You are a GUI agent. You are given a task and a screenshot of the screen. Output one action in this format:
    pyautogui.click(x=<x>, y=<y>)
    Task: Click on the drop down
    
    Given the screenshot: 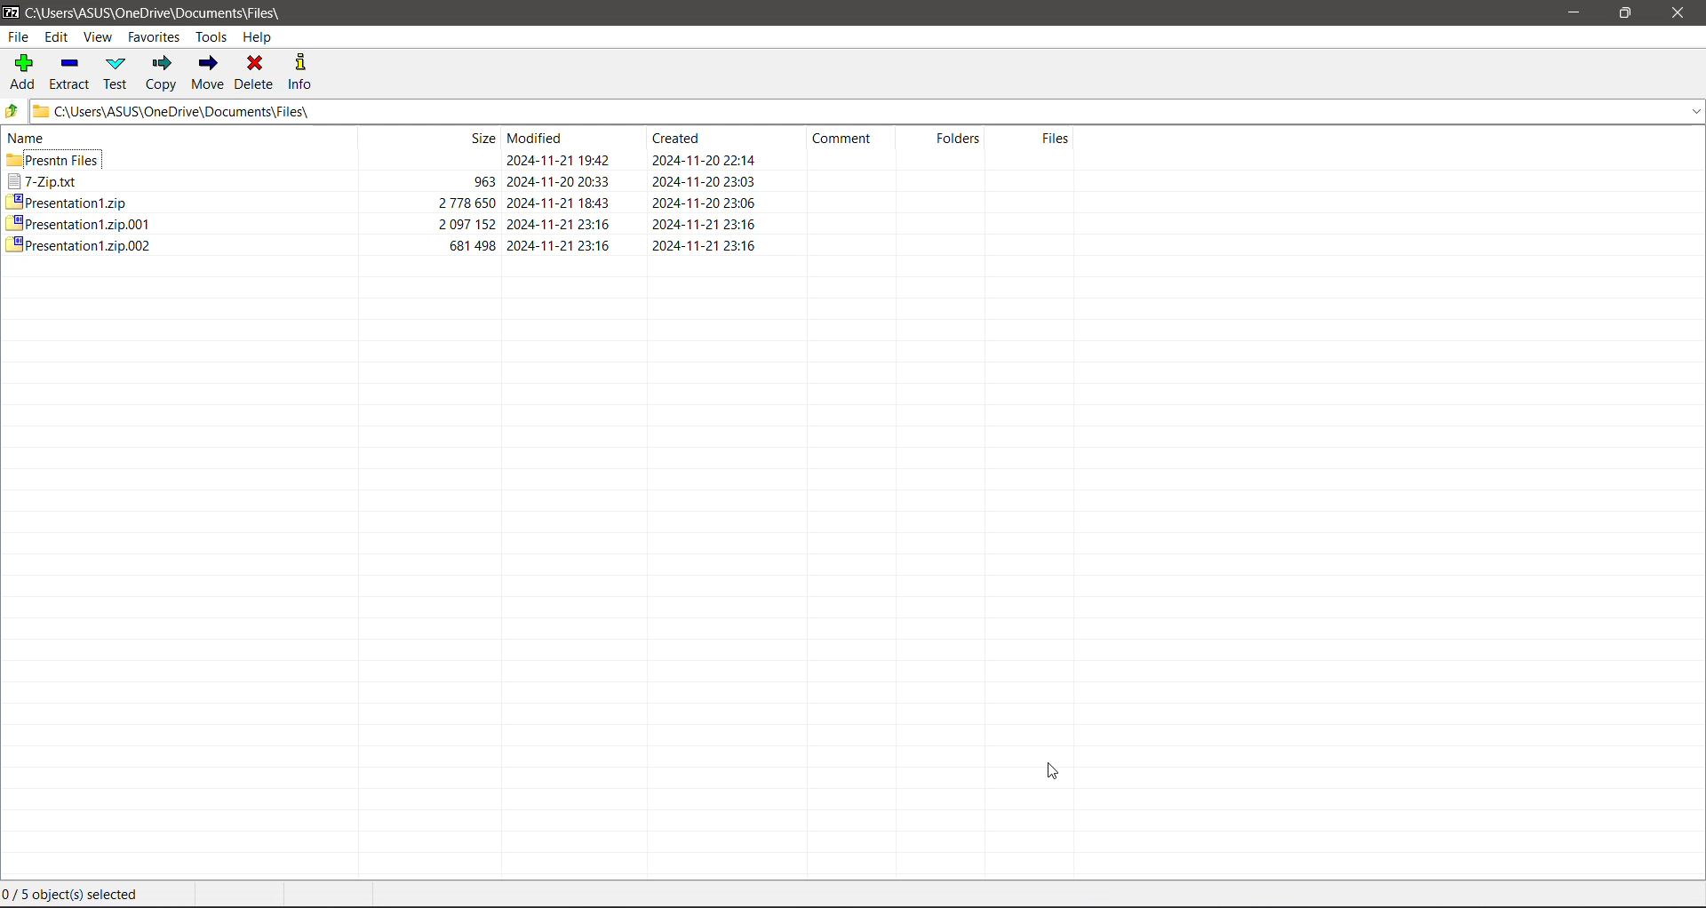 What is the action you would take?
    pyautogui.click(x=1690, y=113)
    